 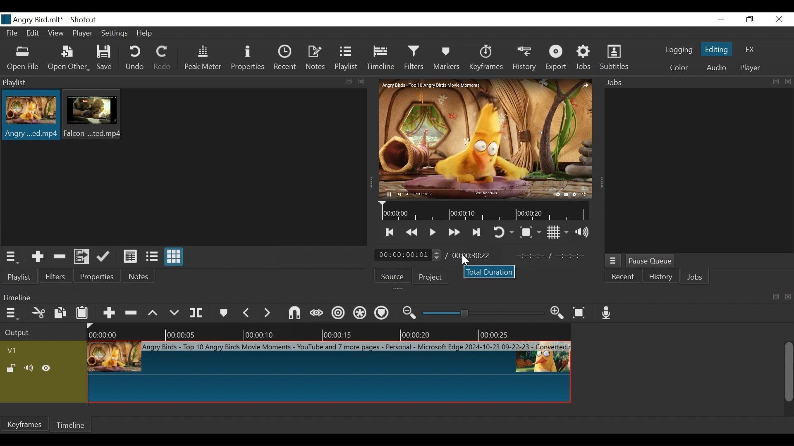 What do you see at coordinates (778, 19) in the screenshot?
I see `Close` at bounding box center [778, 19].